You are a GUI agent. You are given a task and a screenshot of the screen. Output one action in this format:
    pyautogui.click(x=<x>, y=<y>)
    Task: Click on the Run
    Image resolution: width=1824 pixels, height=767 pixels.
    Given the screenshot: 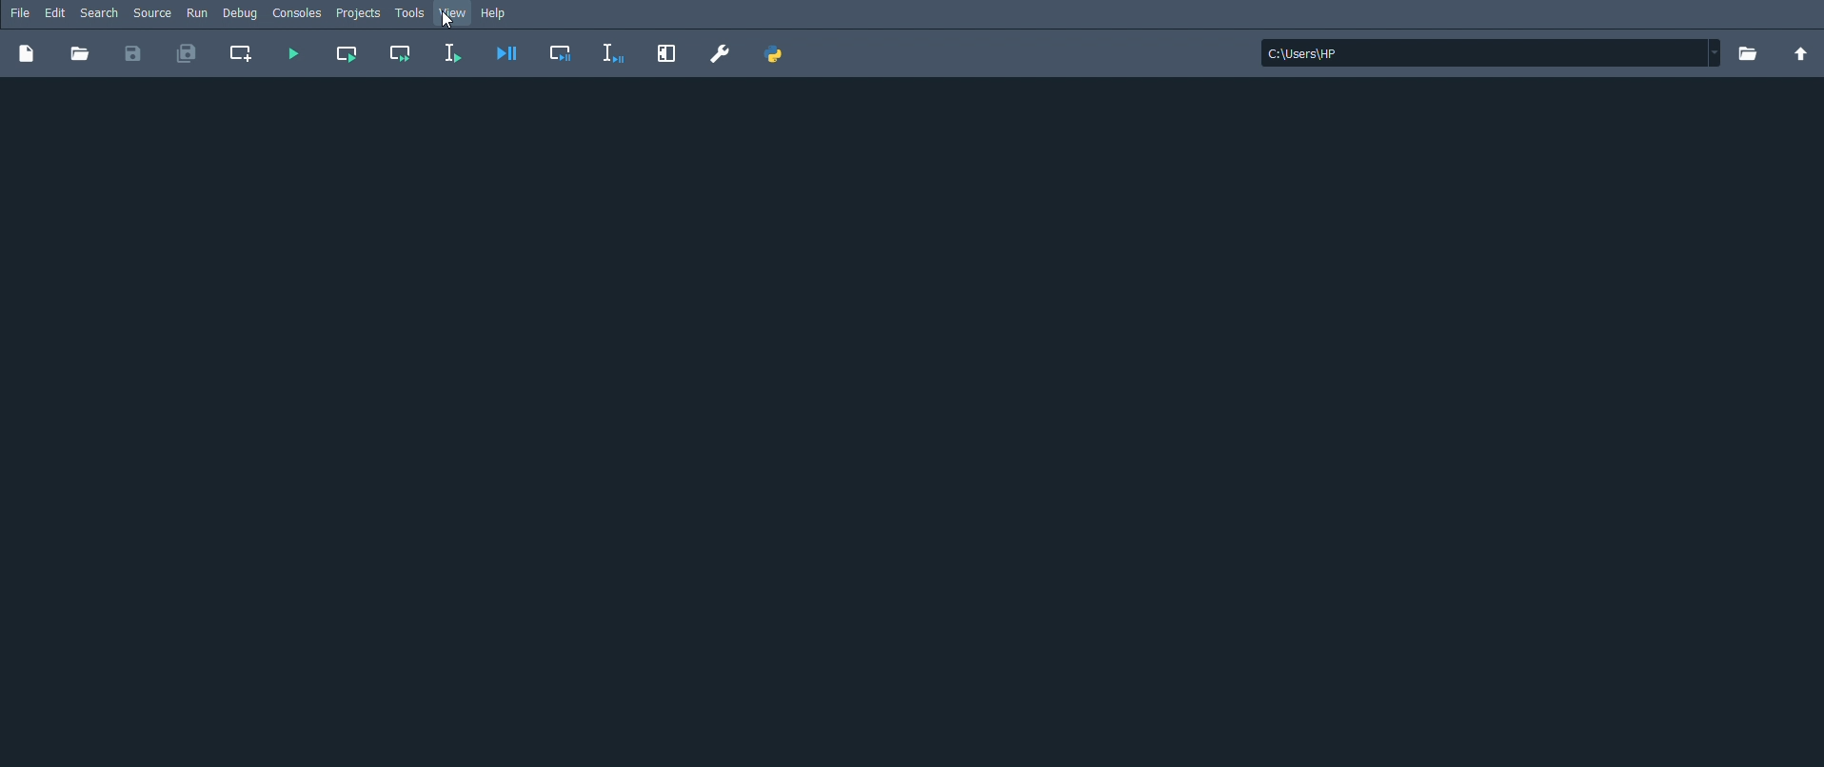 What is the action you would take?
    pyautogui.click(x=197, y=13)
    